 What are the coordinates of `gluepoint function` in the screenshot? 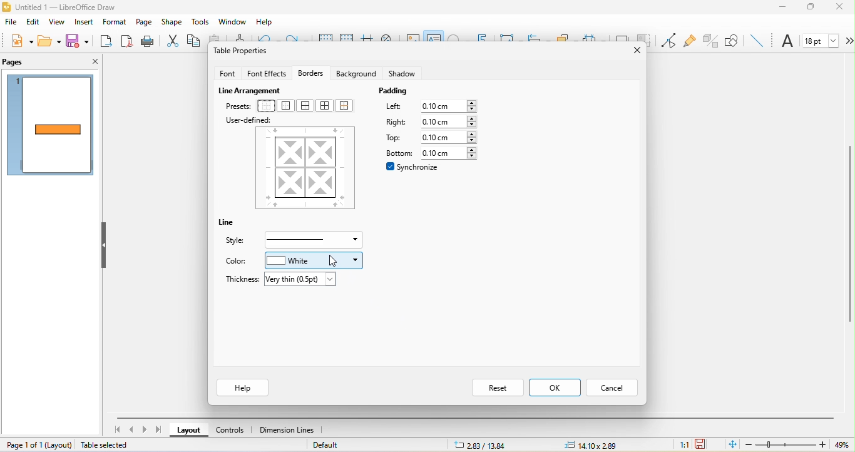 It's located at (691, 40).